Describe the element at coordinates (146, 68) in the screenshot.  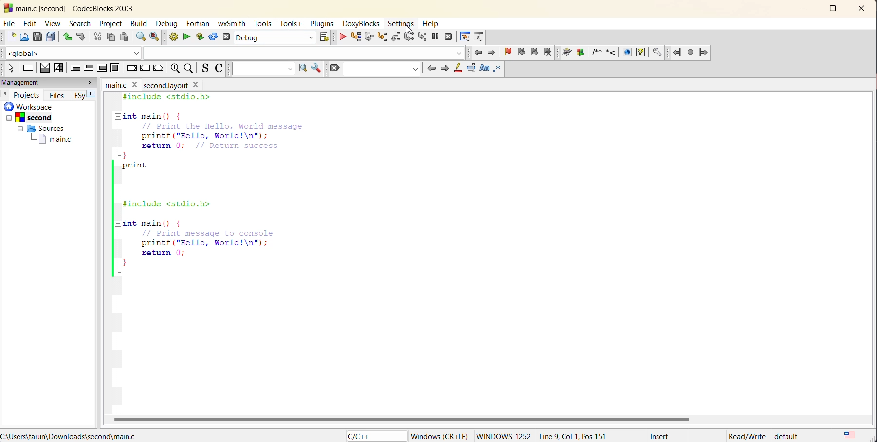
I see `continue instruction` at that location.